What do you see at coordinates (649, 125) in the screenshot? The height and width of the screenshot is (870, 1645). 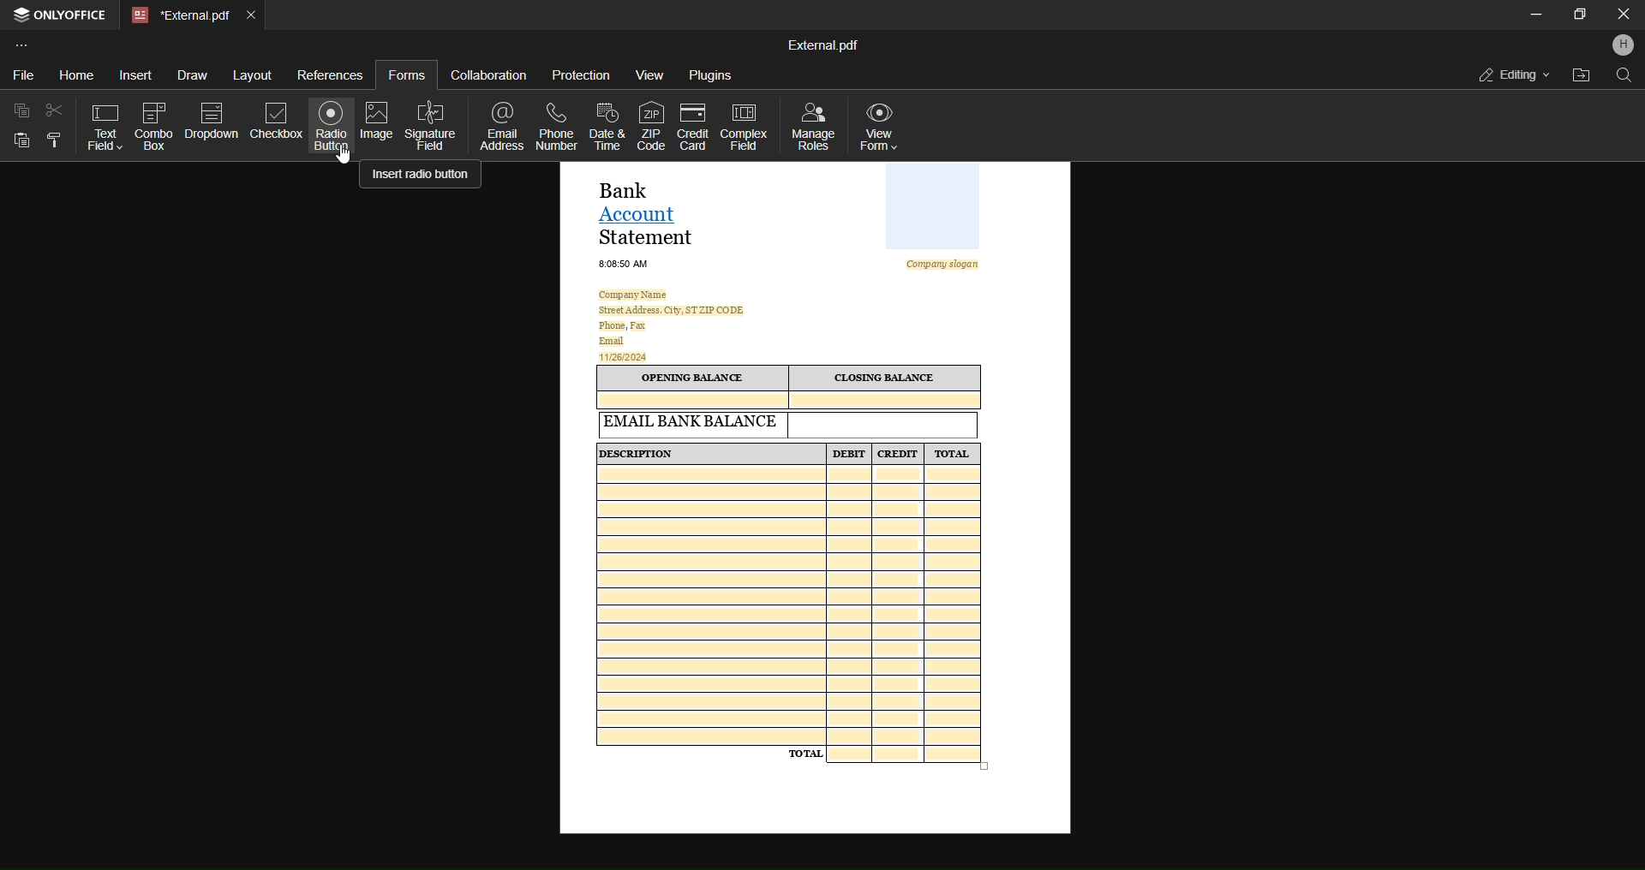 I see `zip code` at bounding box center [649, 125].